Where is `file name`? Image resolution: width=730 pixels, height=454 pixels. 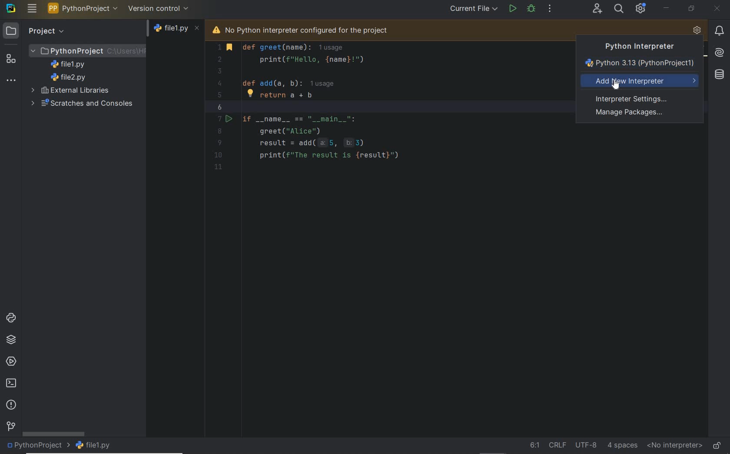 file name is located at coordinates (177, 30).